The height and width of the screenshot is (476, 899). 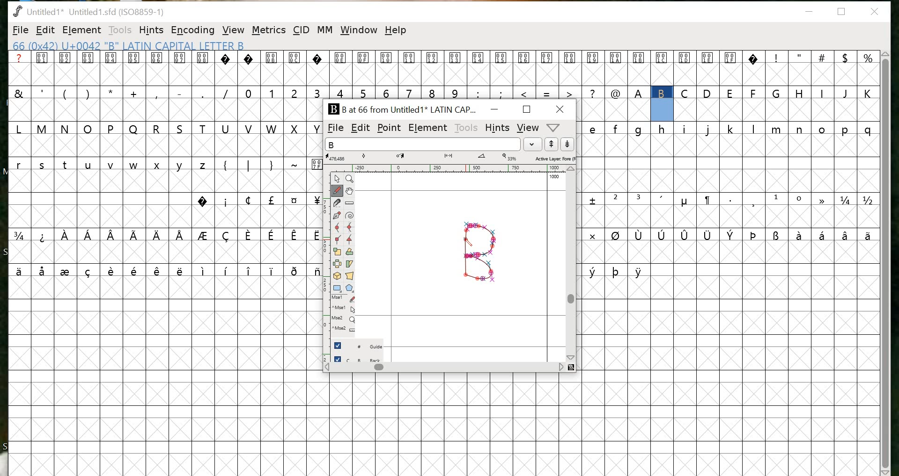 I want to click on Corner, so click(x=339, y=241).